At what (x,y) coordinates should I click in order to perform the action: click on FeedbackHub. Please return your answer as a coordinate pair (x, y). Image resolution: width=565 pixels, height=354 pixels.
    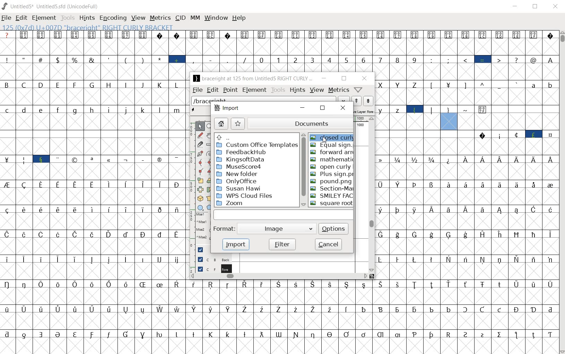
    Looking at the image, I should click on (242, 153).